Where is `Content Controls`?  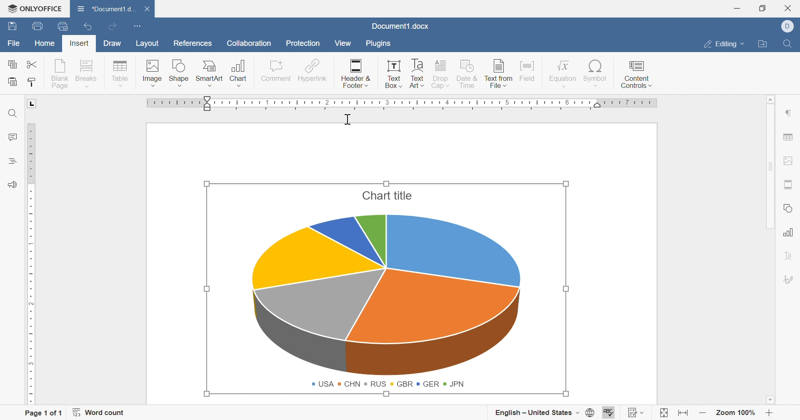
Content Controls is located at coordinates (637, 74).